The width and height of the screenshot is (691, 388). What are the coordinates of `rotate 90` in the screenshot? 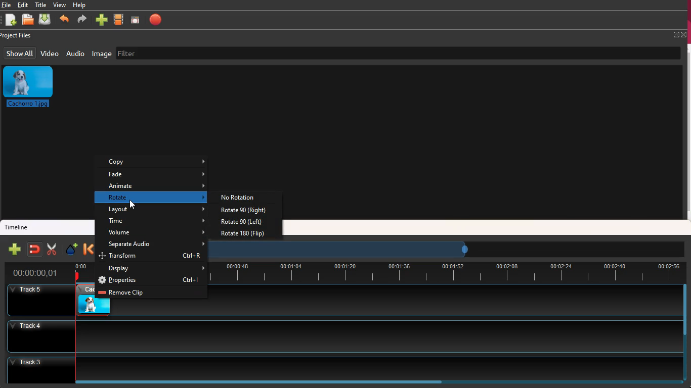 It's located at (249, 211).